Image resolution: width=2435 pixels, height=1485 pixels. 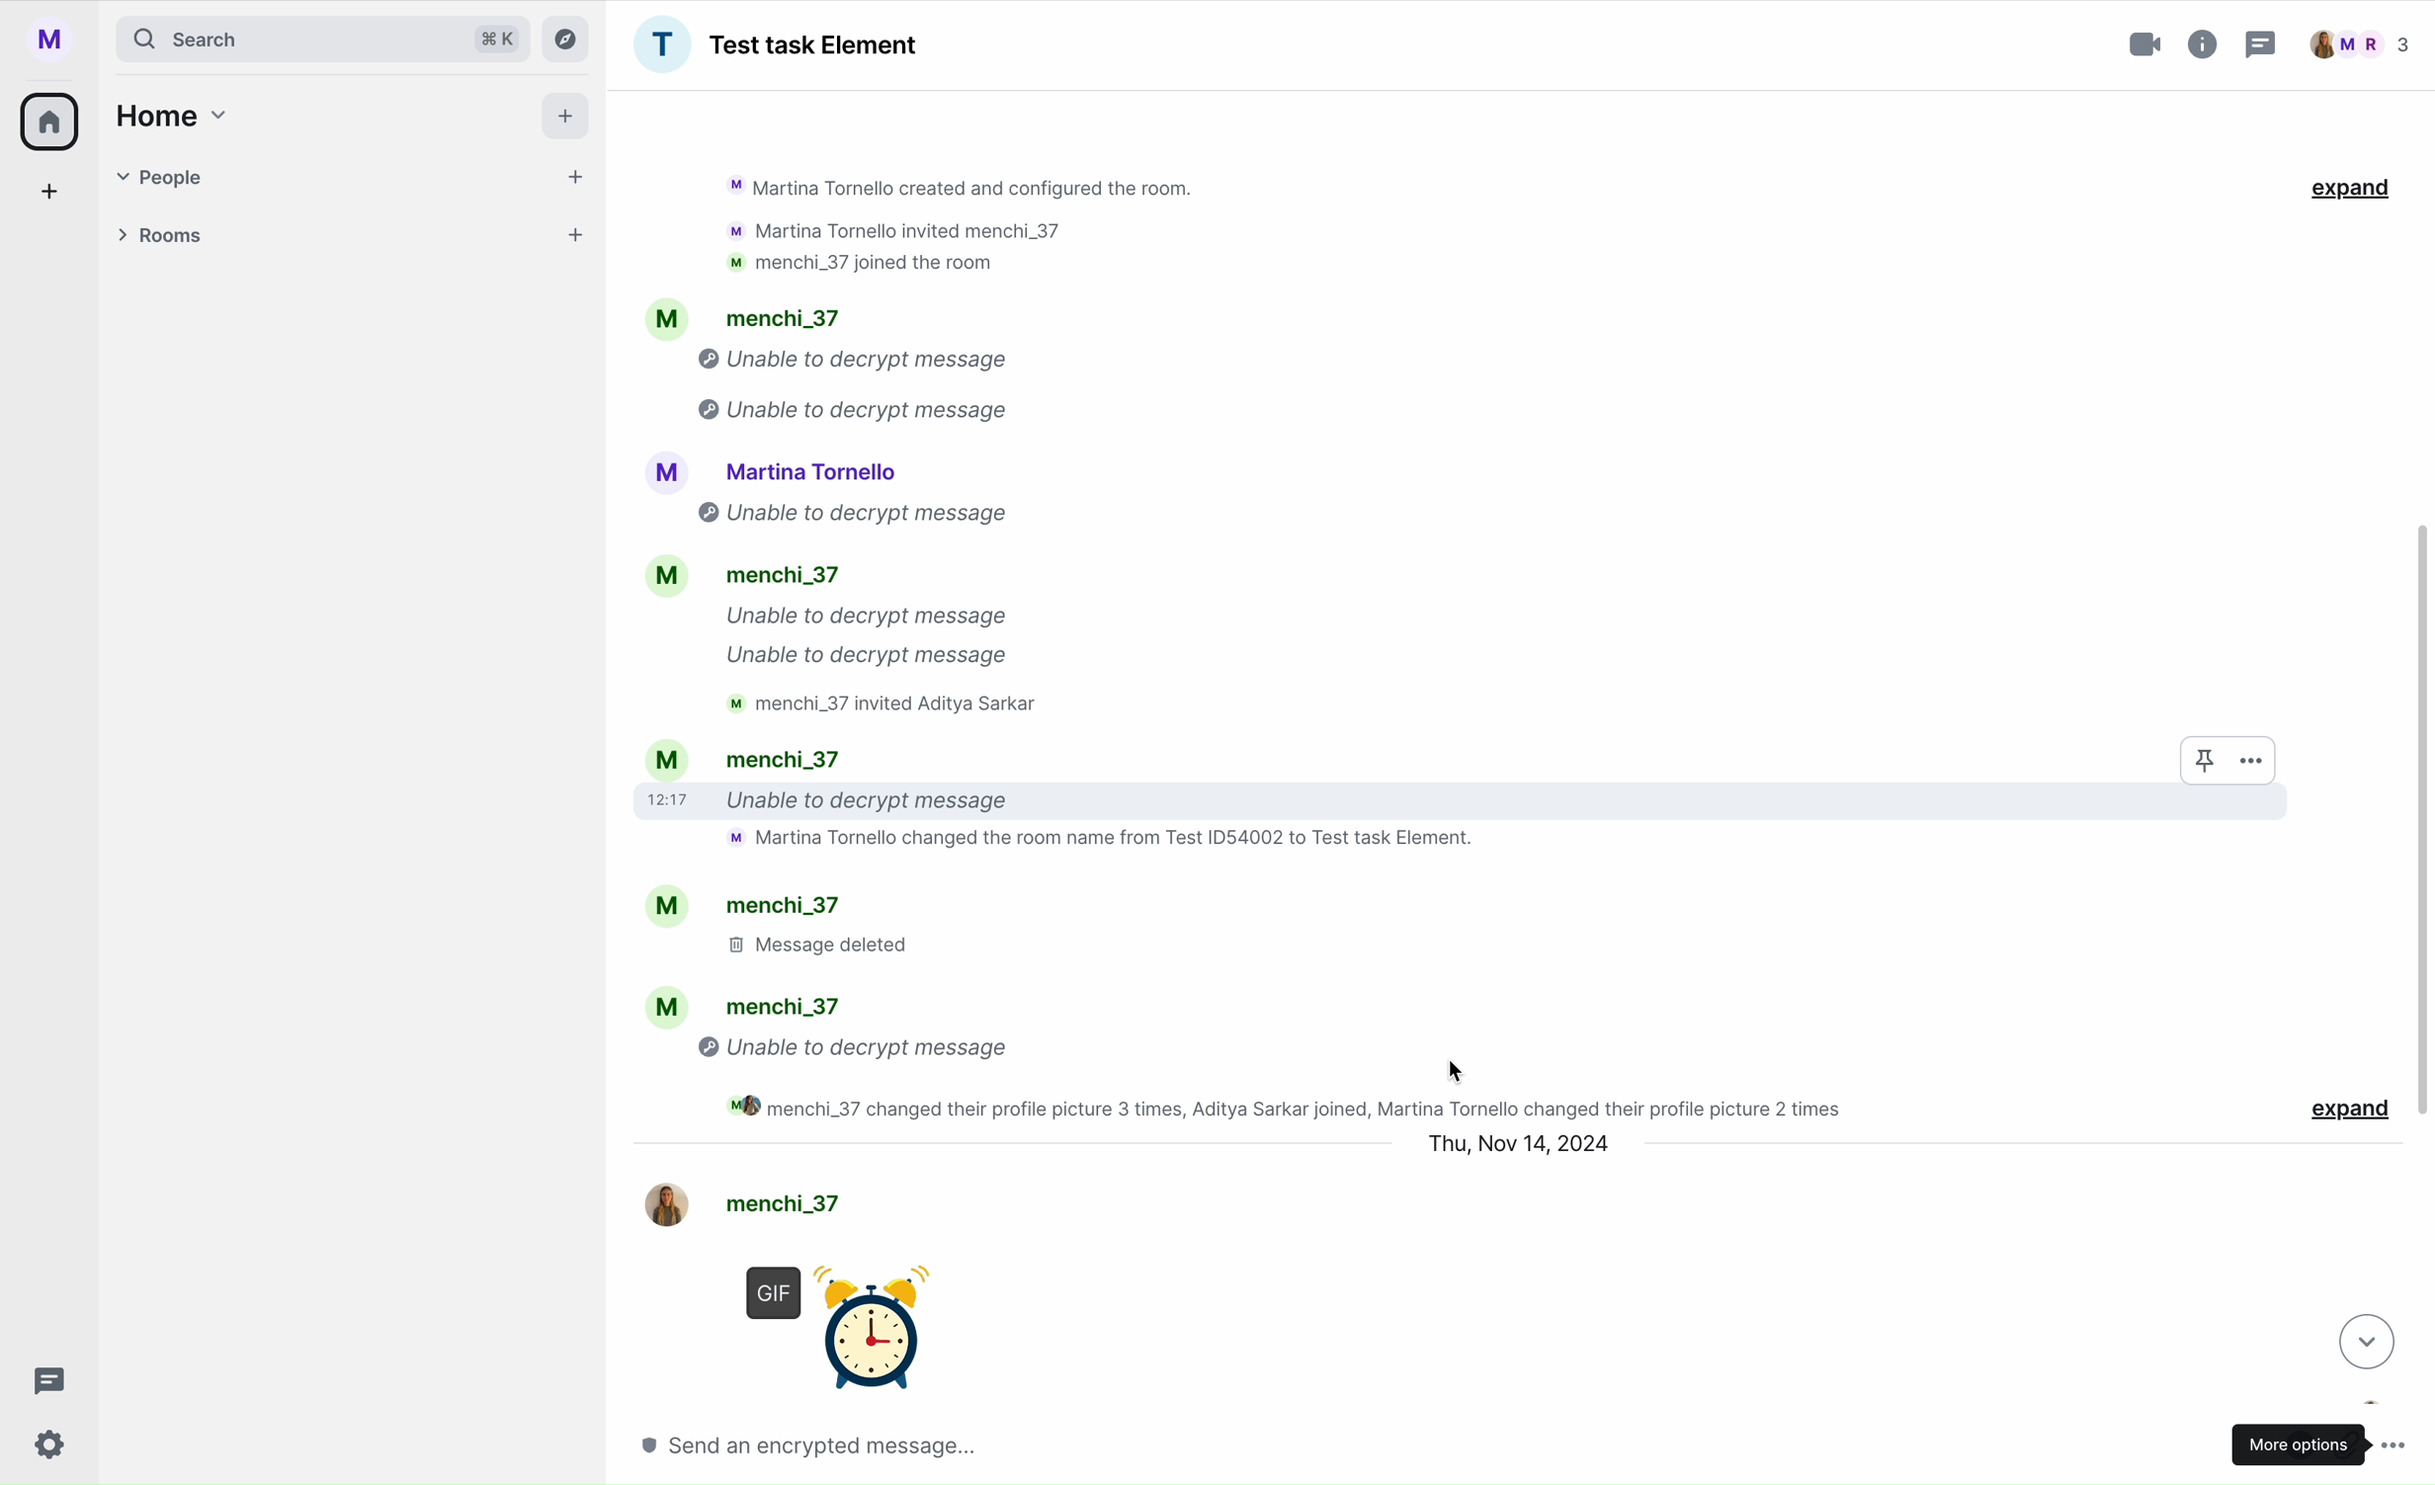 What do you see at coordinates (2351, 189) in the screenshot?
I see `expand` at bounding box center [2351, 189].